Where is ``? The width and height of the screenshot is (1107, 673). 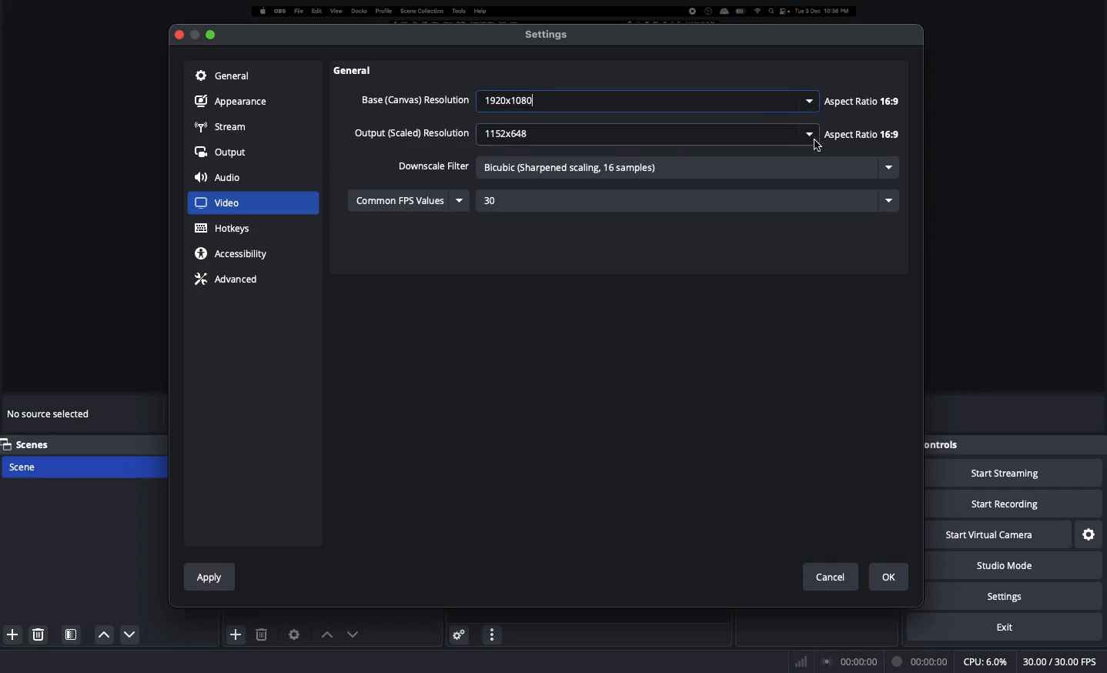
 is located at coordinates (362, 70).